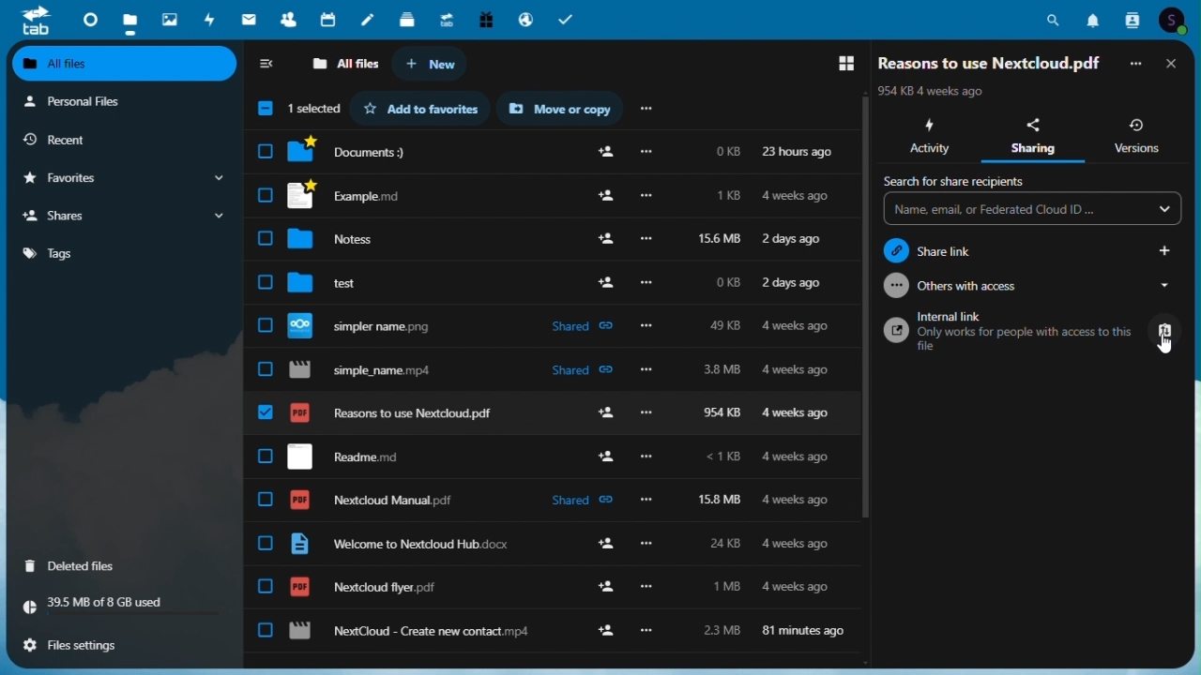 The image size is (1201, 675). I want to click on readme.md, so click(342, 456).